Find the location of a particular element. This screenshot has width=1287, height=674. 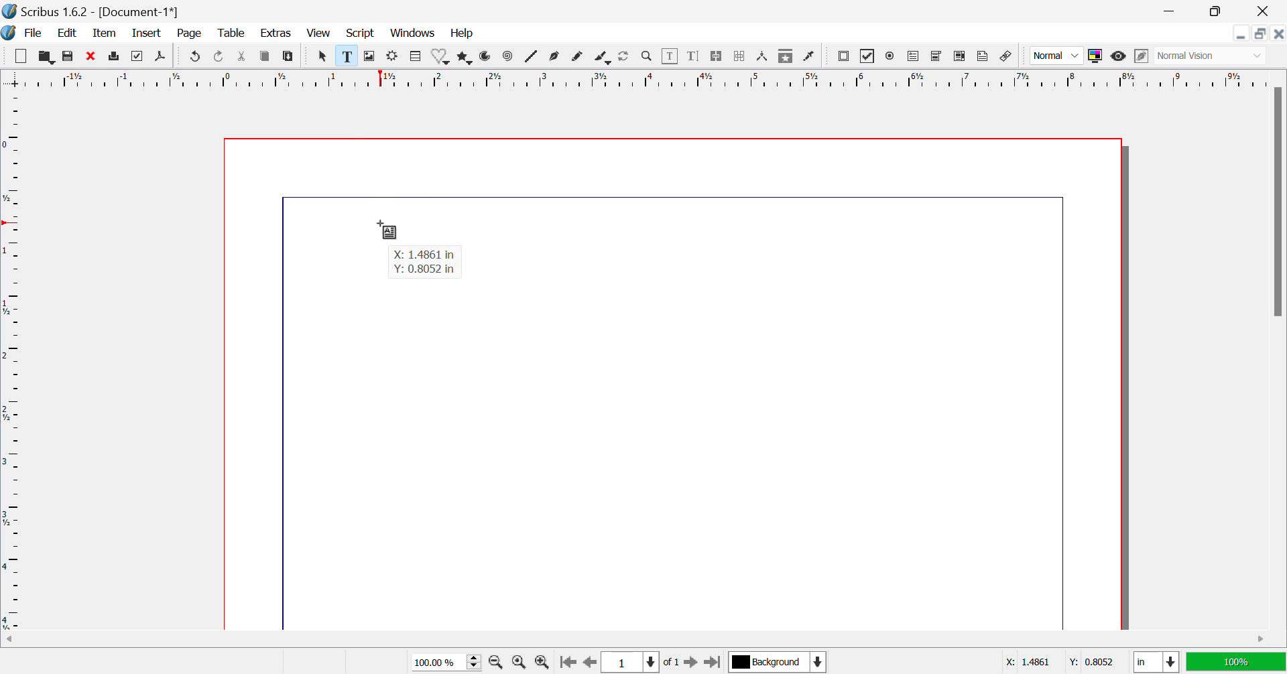

PDF checkbox is located at coordinates (868, 56).